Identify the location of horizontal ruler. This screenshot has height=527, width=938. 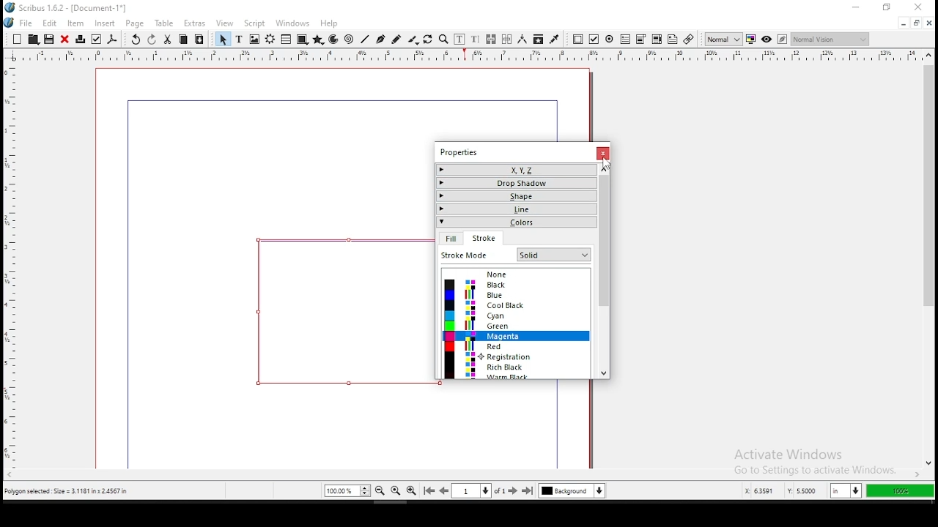
(10, 260).